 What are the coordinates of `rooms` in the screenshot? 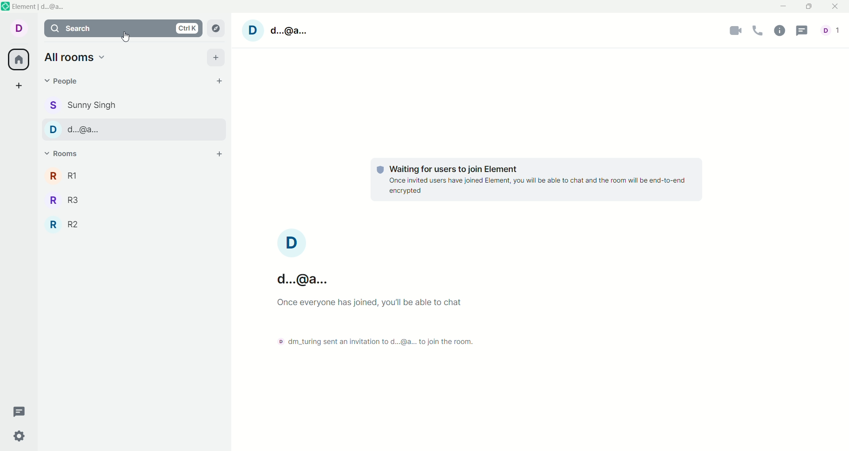 It's located at (61, 151).